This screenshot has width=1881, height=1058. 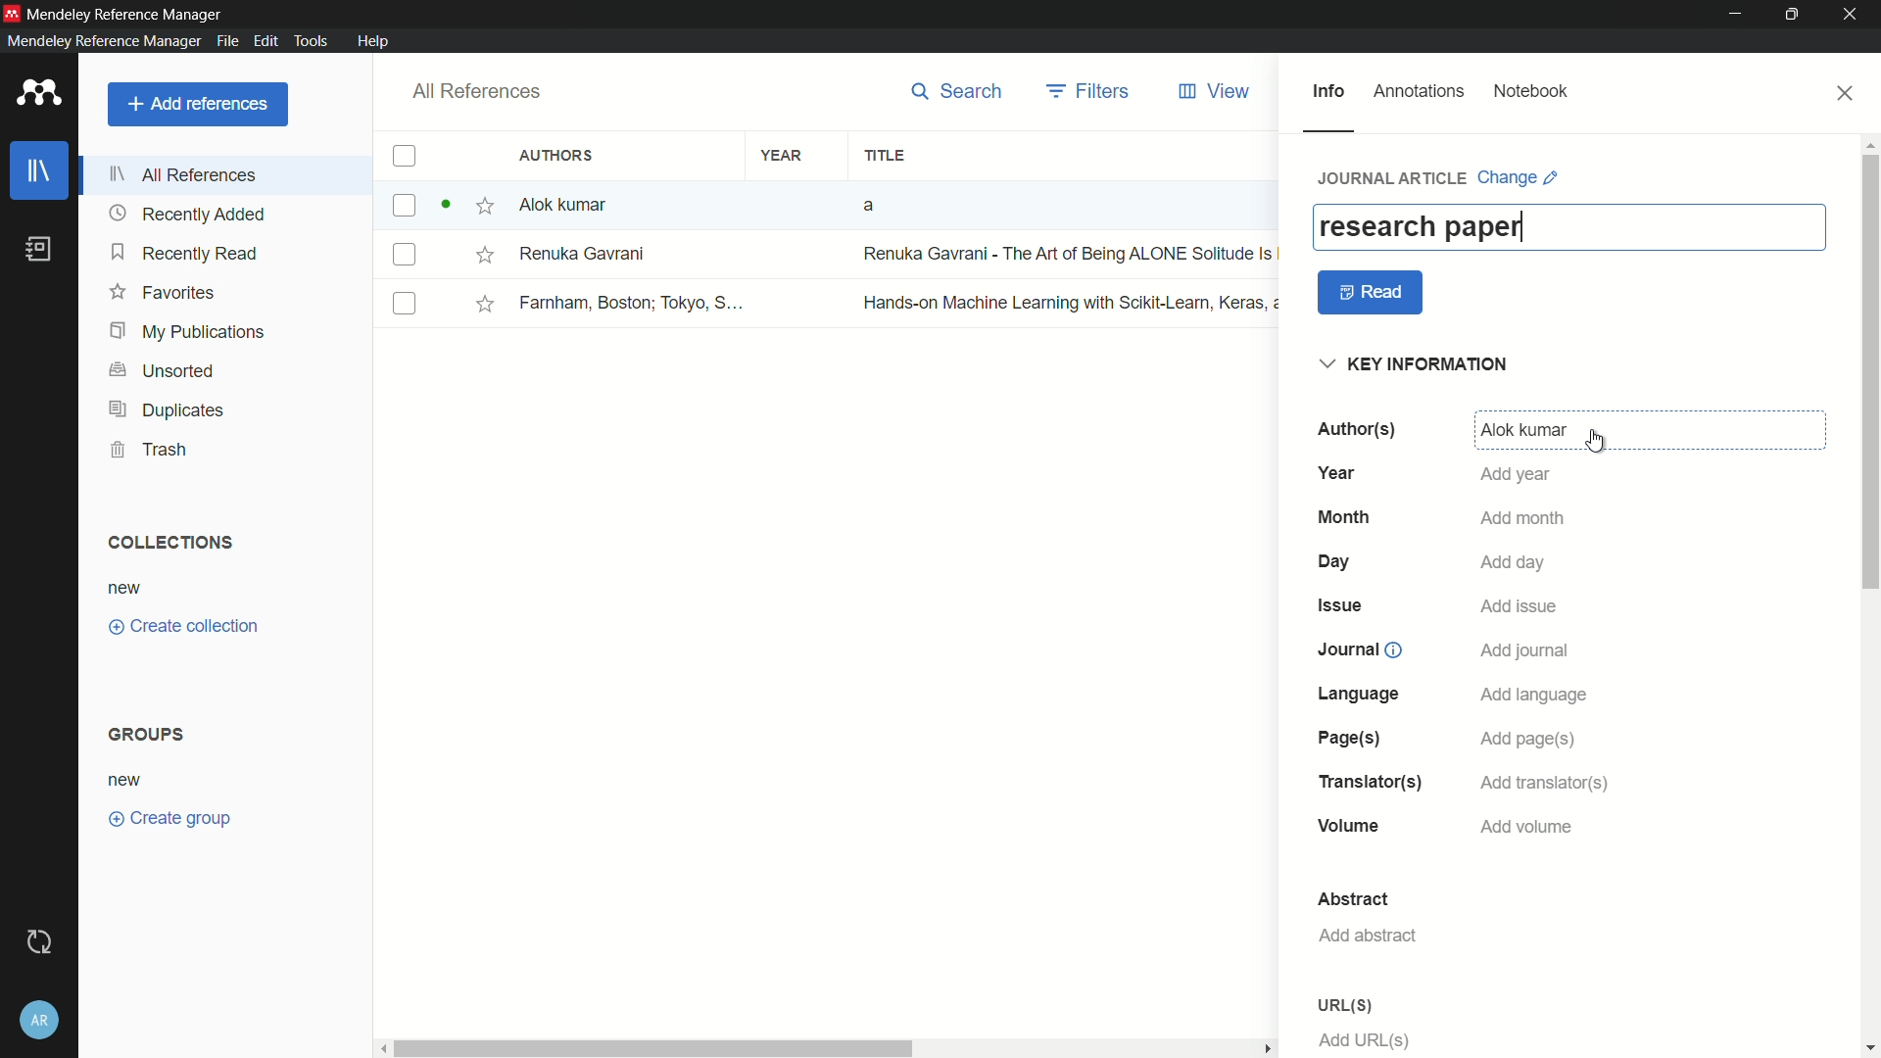 I want to click on notebook, so click(x=1531, y=92).